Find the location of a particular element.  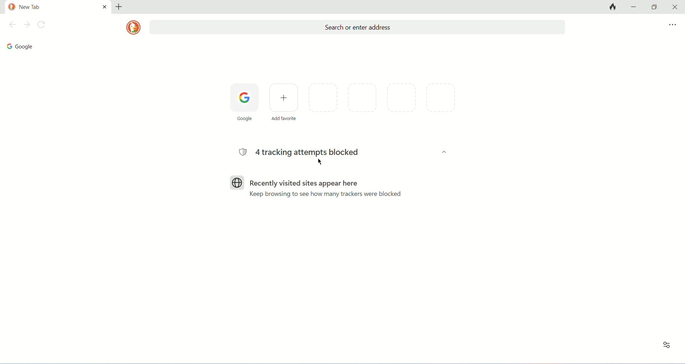

go back is located at coordinates (11, 26).